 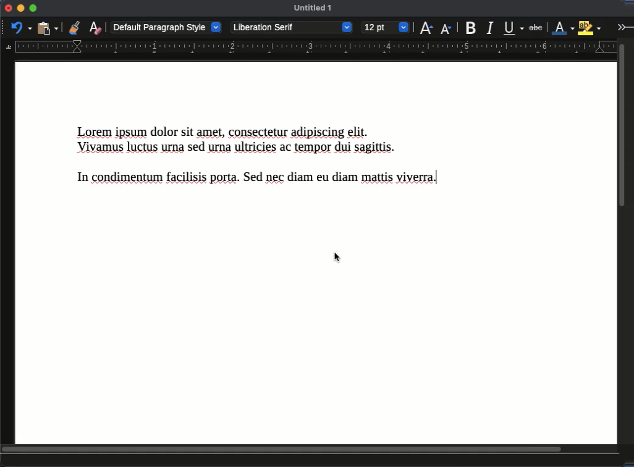 I want to click on clear formatting, so click(x=95, y=27).